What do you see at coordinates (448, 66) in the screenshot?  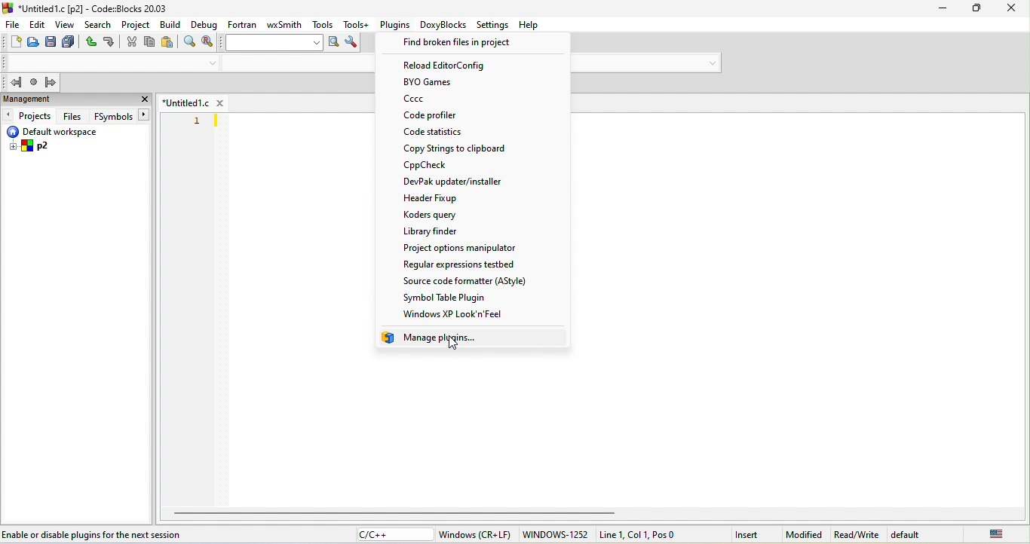 I see `reload editor config` at bounding box center [448, 66].